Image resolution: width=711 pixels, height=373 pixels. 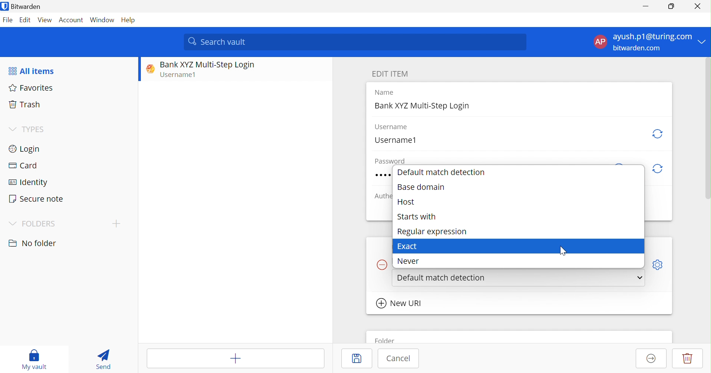 What do you see at coordinates (586, 279) in the screenshot?
I see `Cursor` at bounding box center [586, 279].